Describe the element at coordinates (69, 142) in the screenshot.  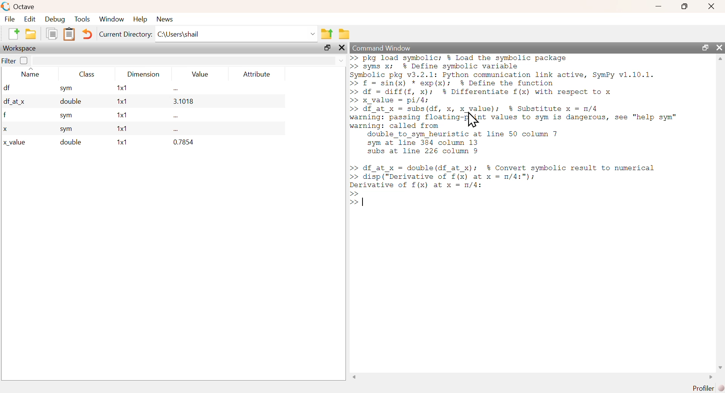
I see `double` at that location.